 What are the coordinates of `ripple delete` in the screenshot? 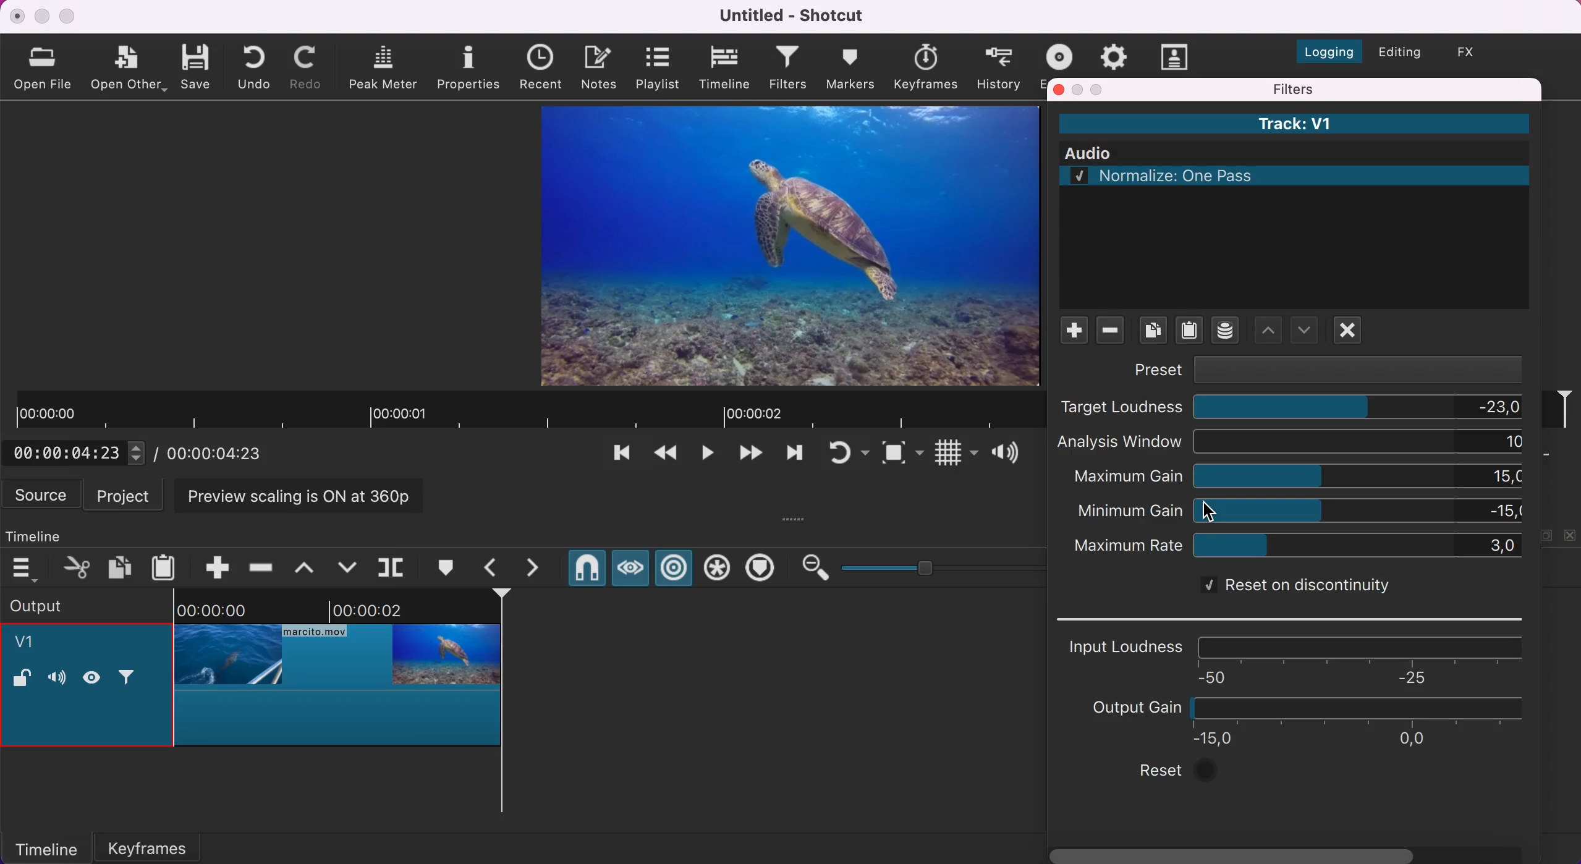 It's located at (262, 564).